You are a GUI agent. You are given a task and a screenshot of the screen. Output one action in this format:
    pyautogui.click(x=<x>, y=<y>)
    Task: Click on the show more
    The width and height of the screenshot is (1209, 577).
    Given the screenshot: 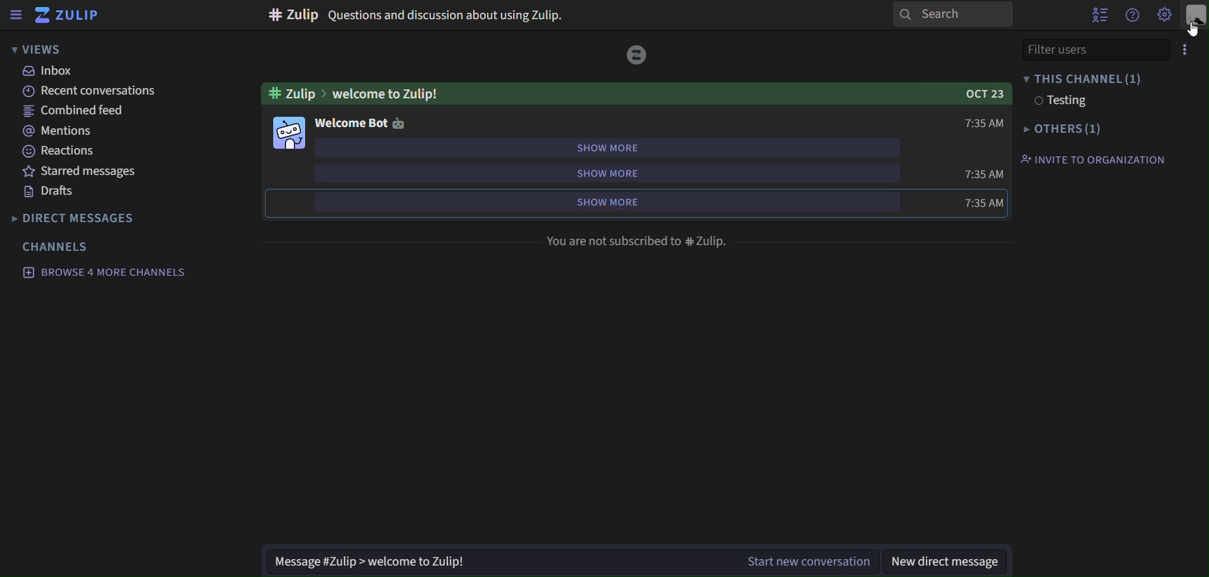 What is the action you would take?
    pyautogui.click(x=617, y=203)
    